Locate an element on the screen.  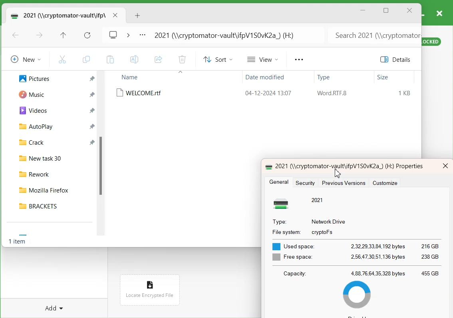
Delete is located at coordinates (182, 60).